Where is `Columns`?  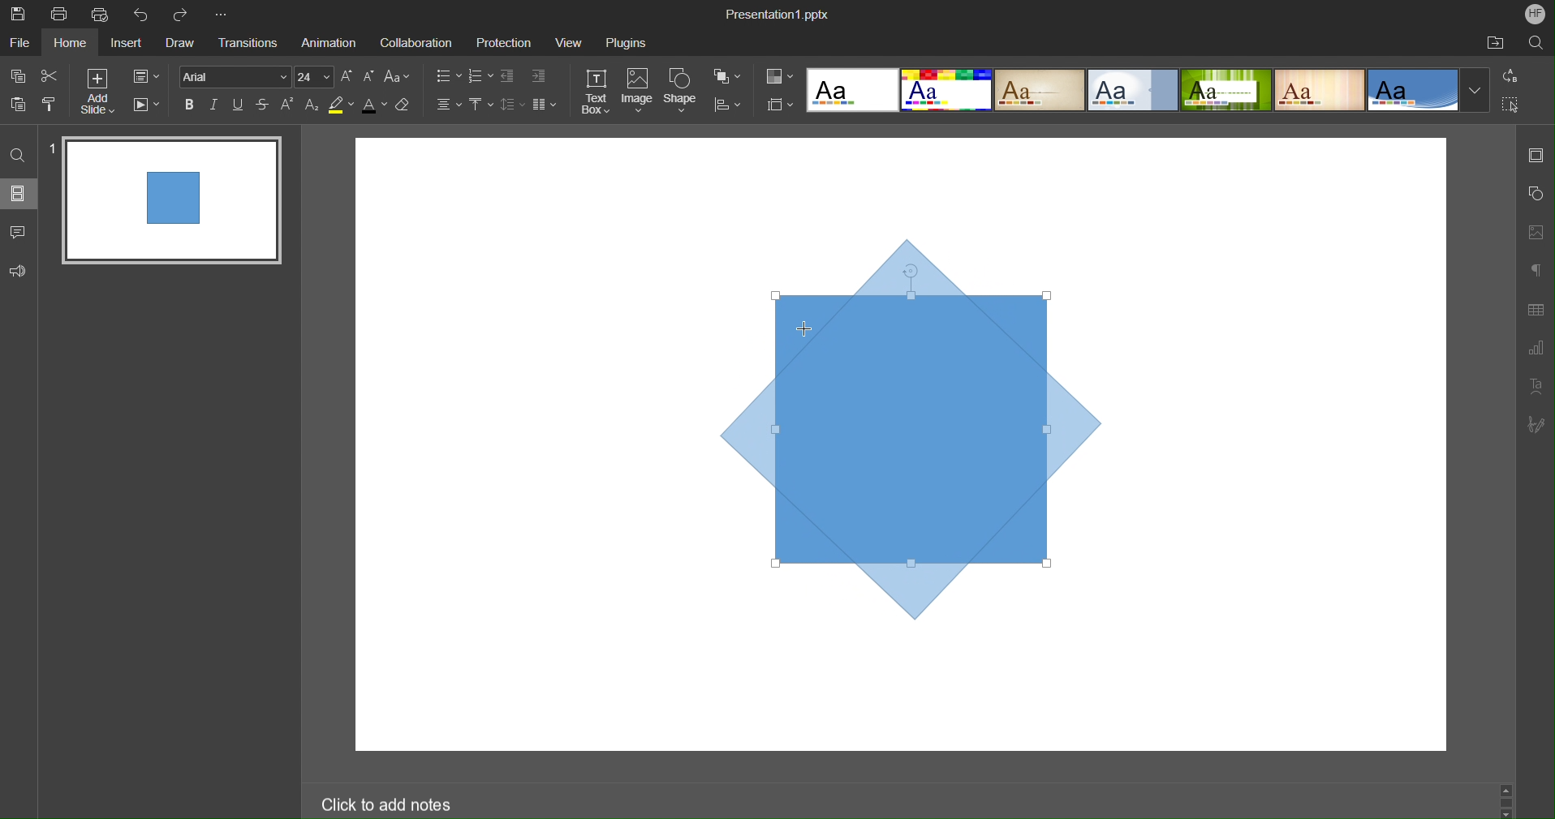 Columns is located at coordinates (545, 105).